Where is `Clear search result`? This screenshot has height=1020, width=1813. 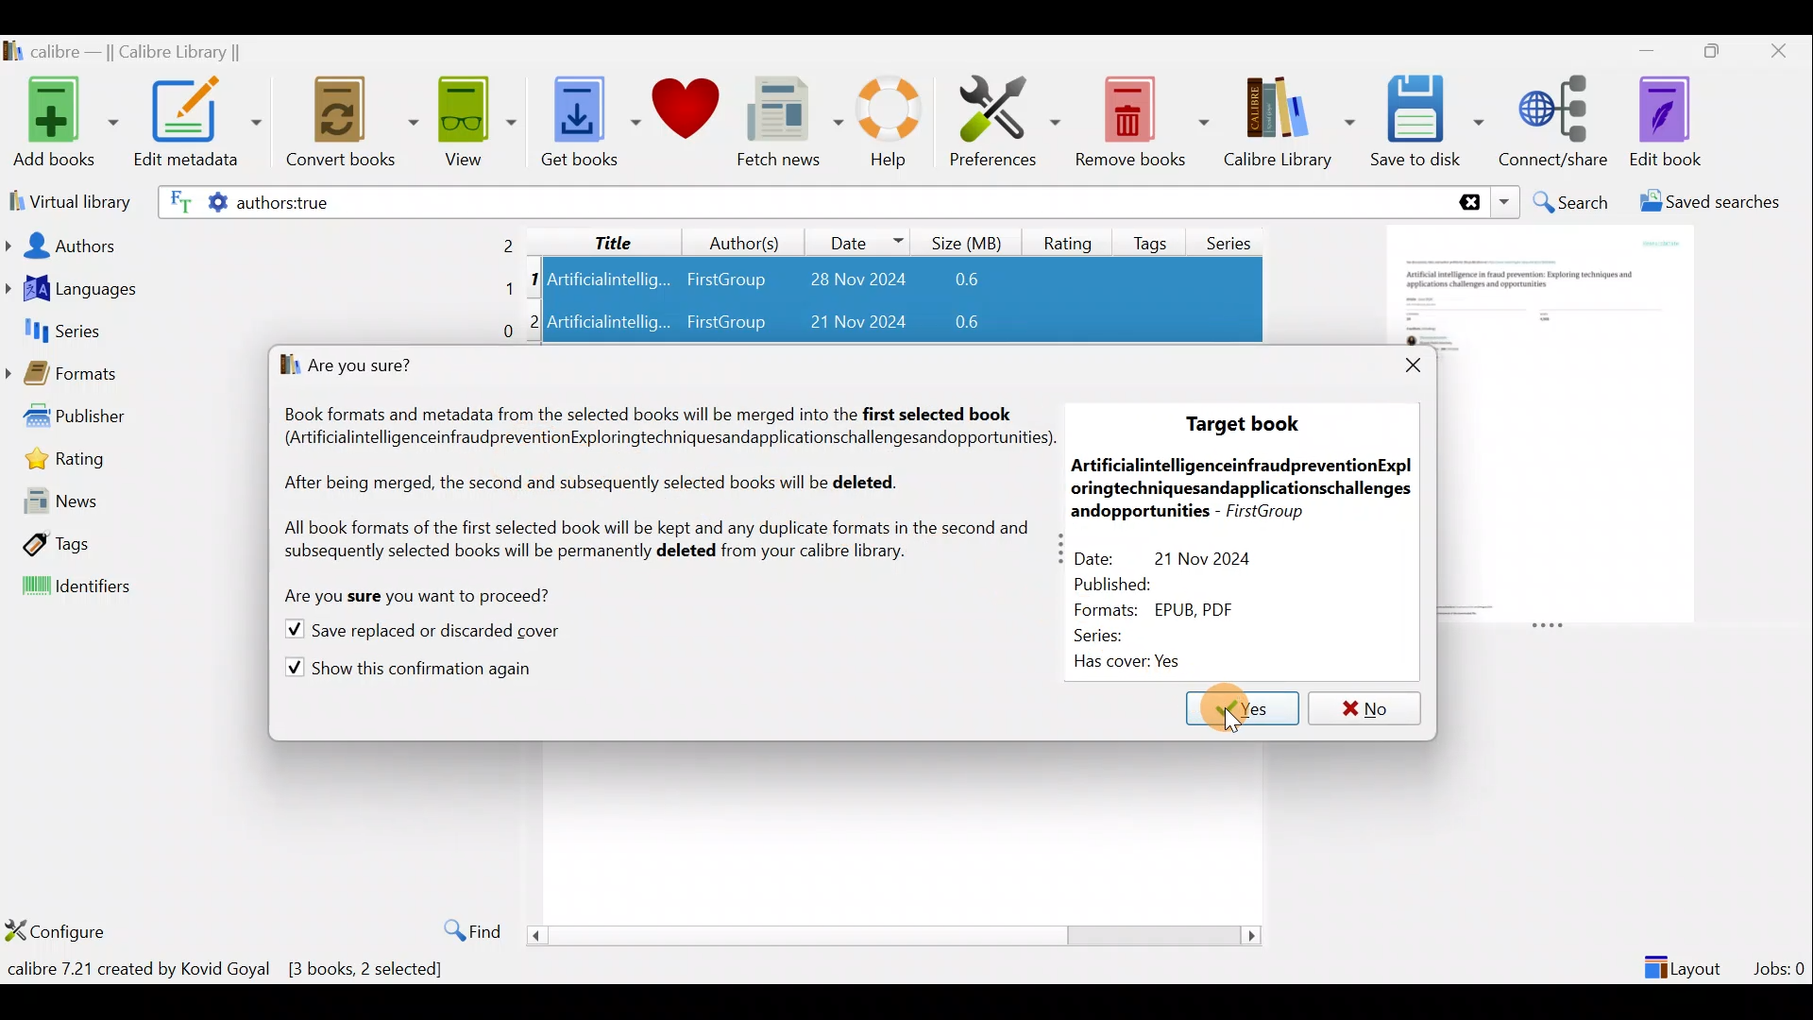 Clear search result is located at coordinates (1466, 203).